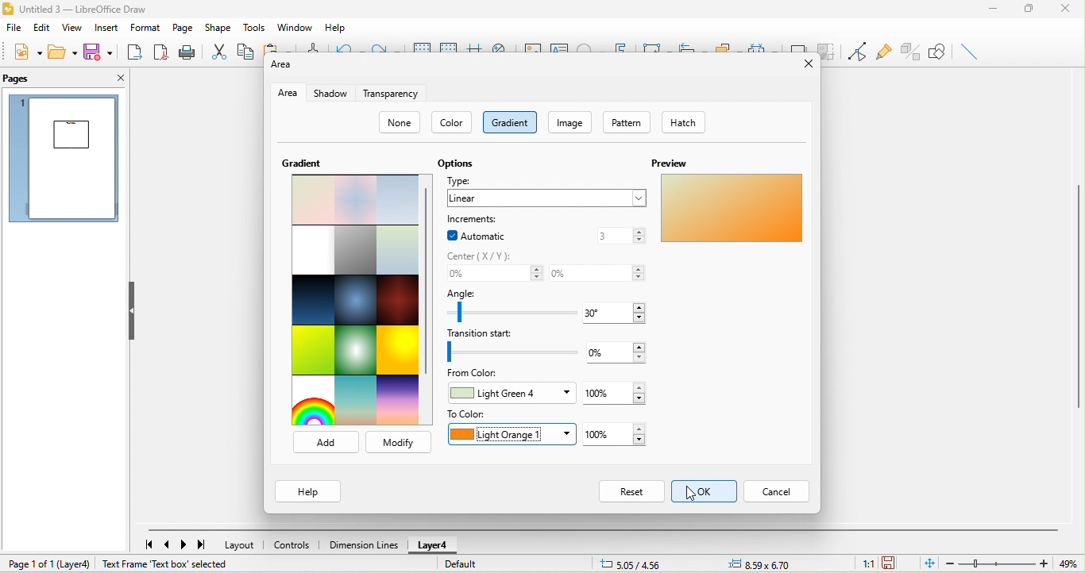 This screenshot has width=1085, height=573. What do you see at coordinates (135, 52) in the screenshot?
I see `export` at bounding box center [135, 52].